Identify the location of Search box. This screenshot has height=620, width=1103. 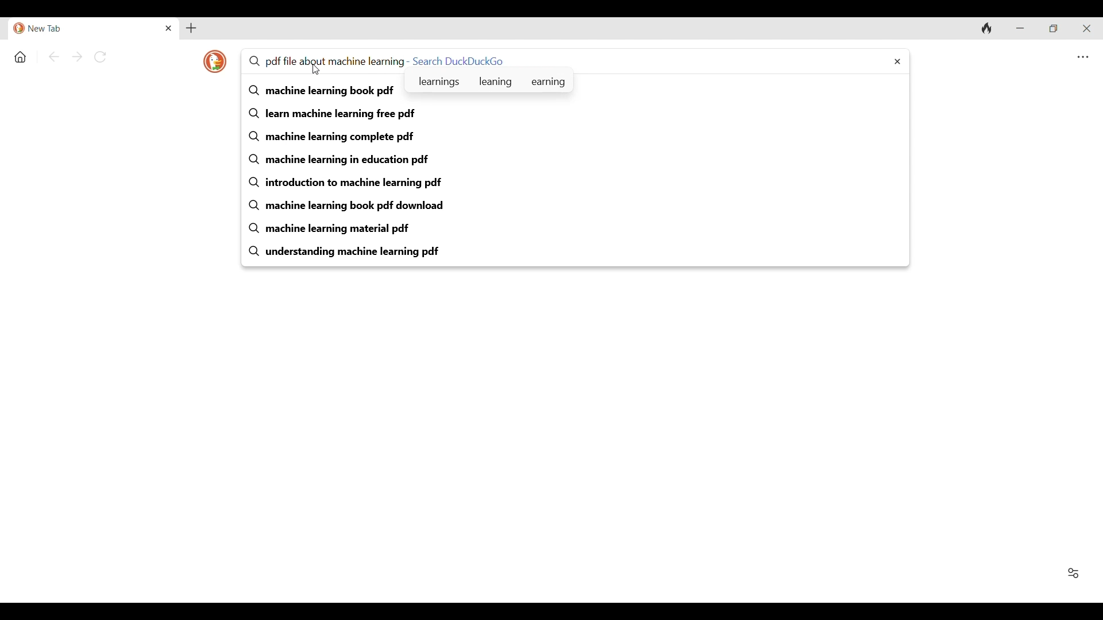
(695, 59).